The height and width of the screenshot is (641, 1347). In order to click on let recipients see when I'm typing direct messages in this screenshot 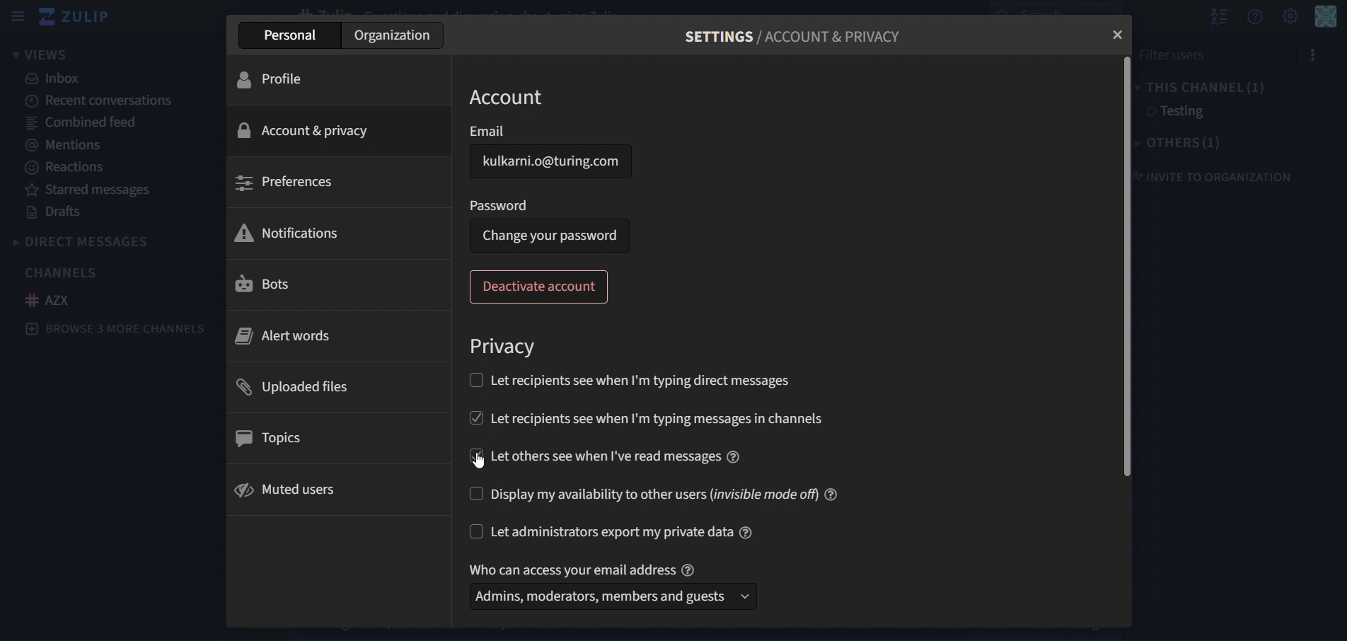, I will do `click(644, 381)`.